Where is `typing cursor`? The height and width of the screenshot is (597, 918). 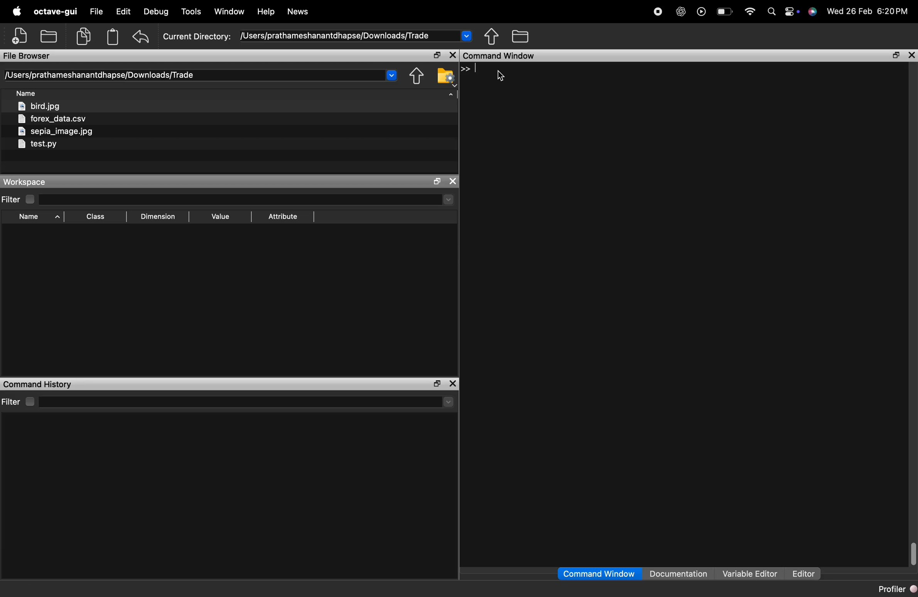
typing cursor is located at coordinates (471, 69).